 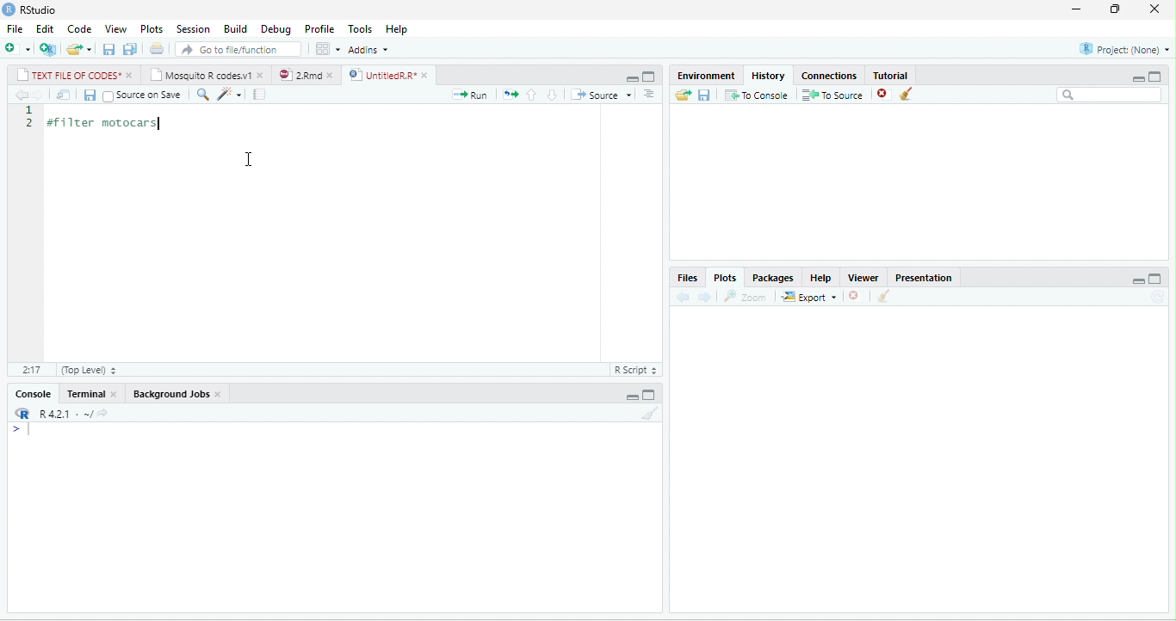 What do you see at coordinates (1158, 297) in the screenshot?
I see `refresh` at bounding box center [1158, 297].